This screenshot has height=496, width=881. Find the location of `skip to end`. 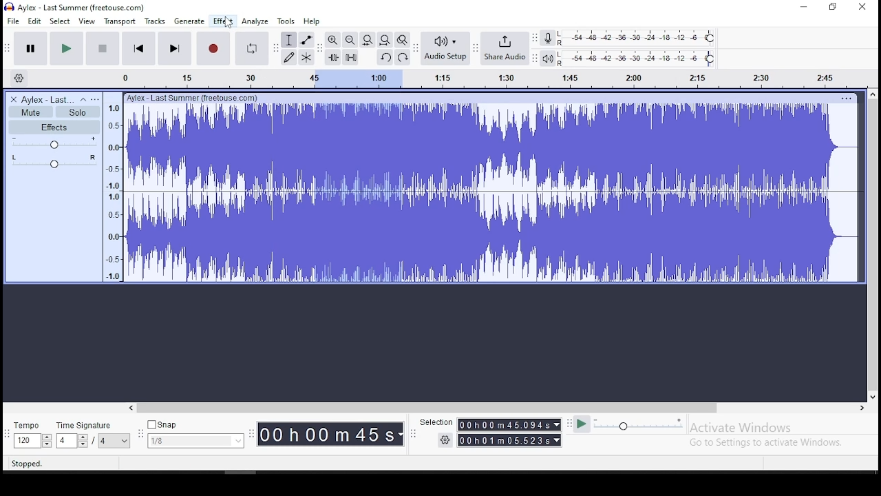

skip to end is located at coordinates (175, 49).